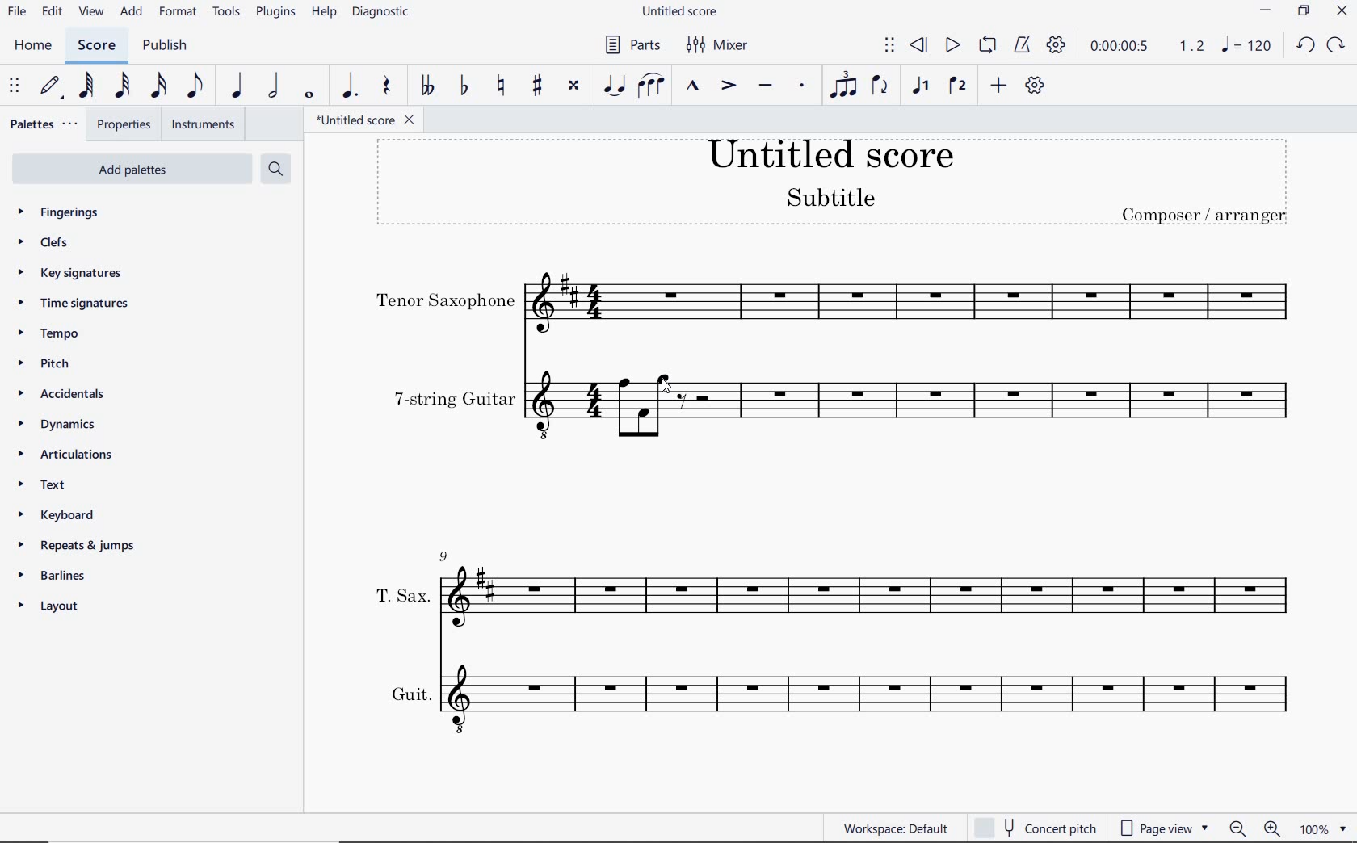  What do you see at coordinates (1056, 45) in the screenshot?
I see `PLAYBACK SETTINGS` at bounding box center [1056, 45].